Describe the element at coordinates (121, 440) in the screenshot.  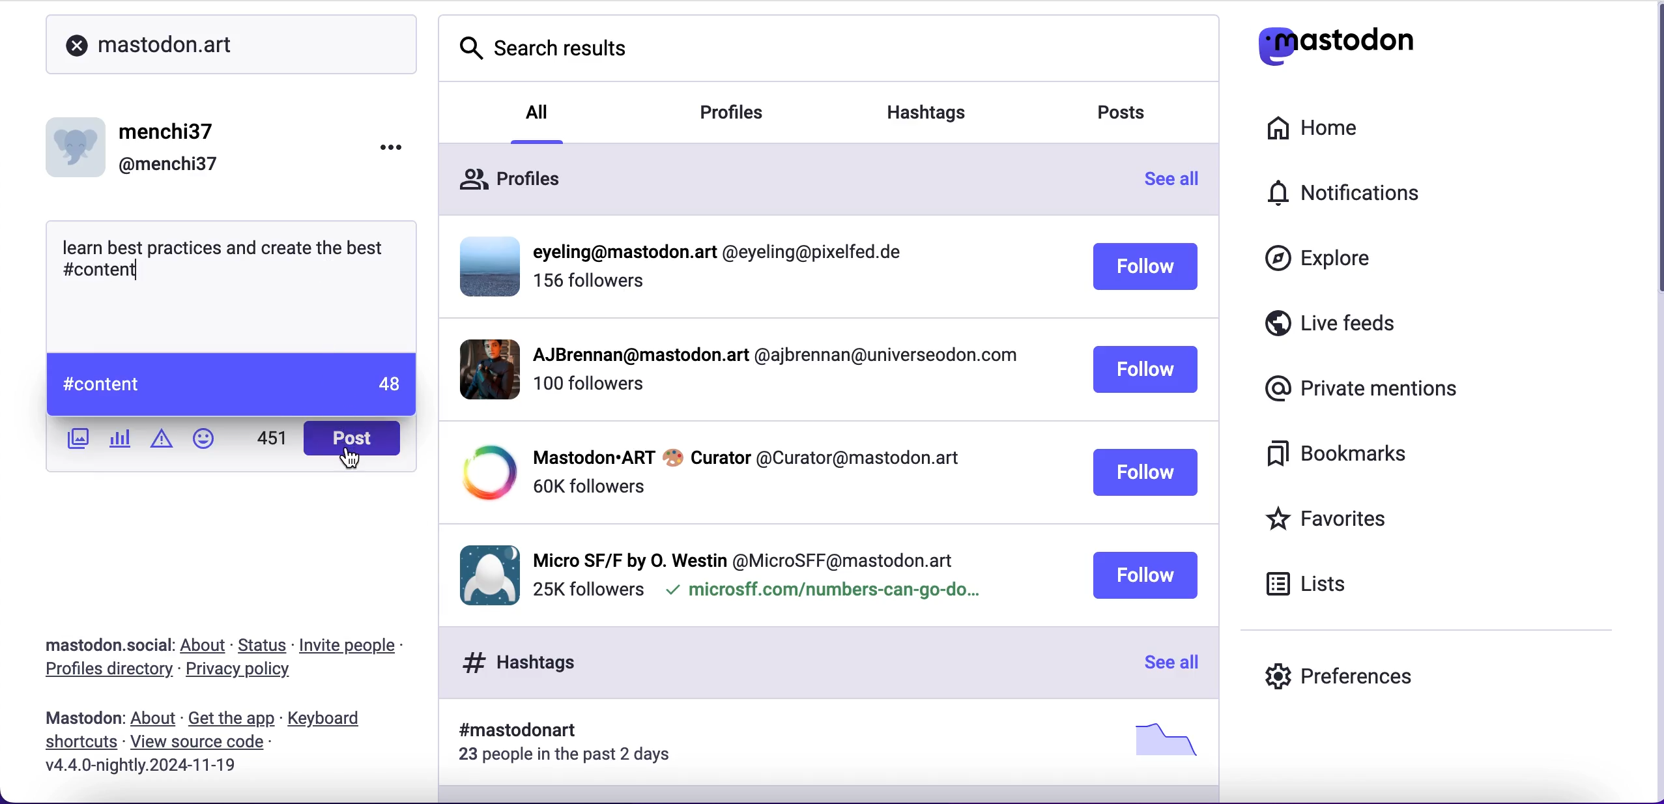
I see `add poll` at that location.